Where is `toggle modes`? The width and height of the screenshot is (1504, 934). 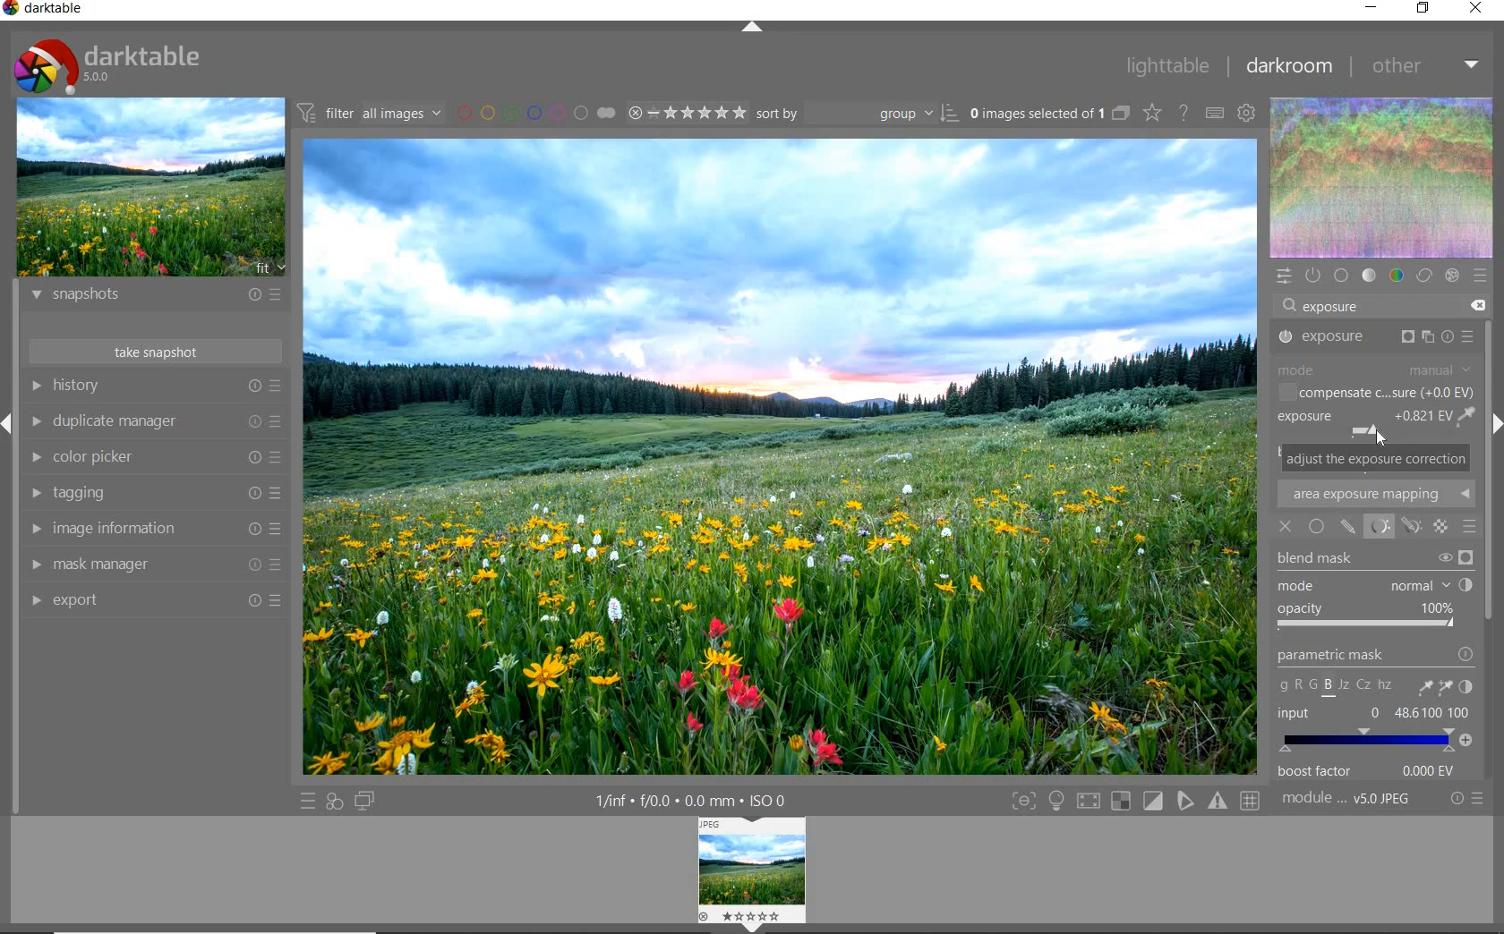
toggle modes is located at coordinates (1135, 802).